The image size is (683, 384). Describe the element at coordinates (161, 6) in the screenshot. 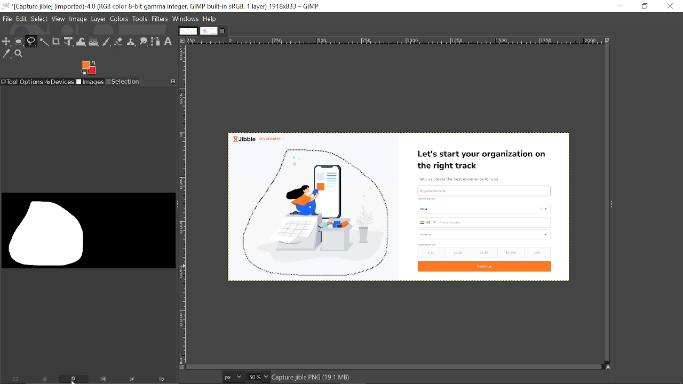

I see `Current window` at that location.